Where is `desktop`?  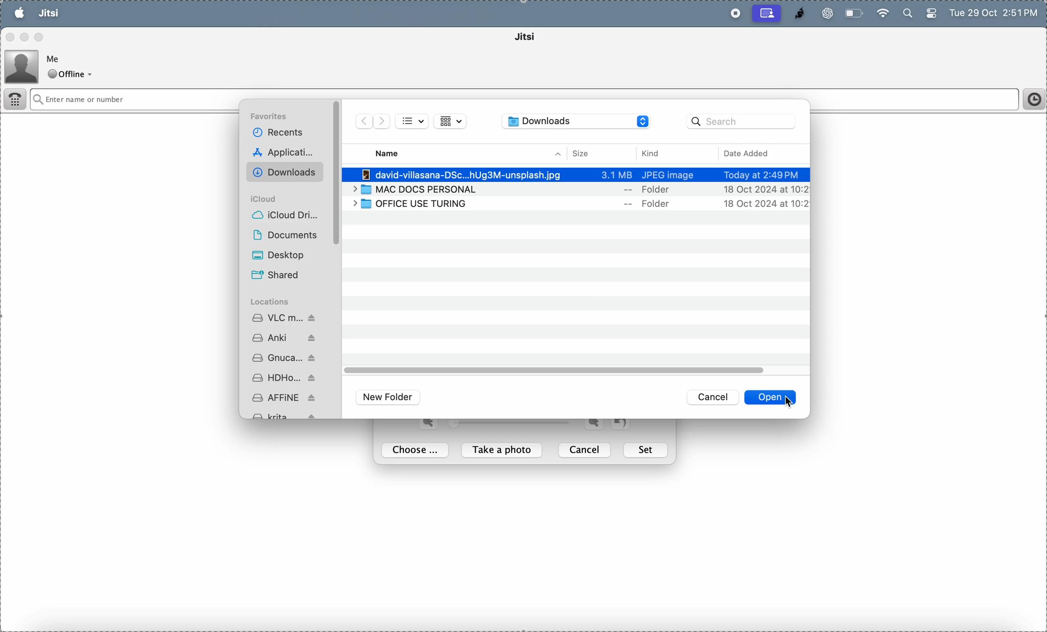 desktop is located at coordinates (290, 255).